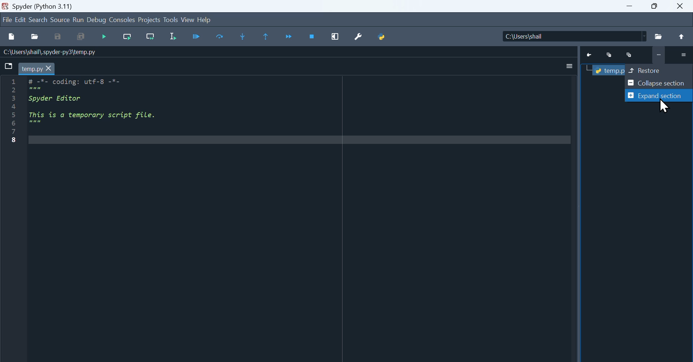 This screenshot has width=693, height=362. I want to click on Maximize current window, so click(335, 37).